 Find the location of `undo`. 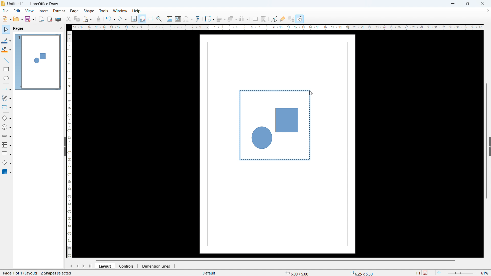

undo is located at coordinates (110, 19).